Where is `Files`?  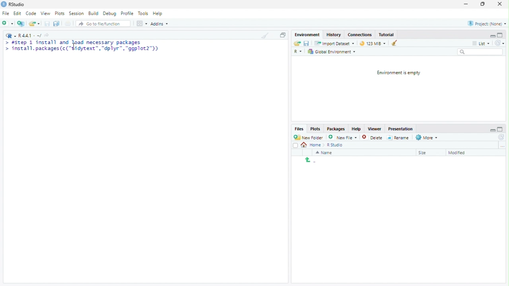 Files is located at coordinates (299, 129).